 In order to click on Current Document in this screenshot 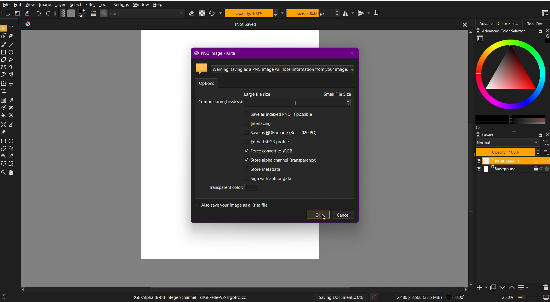, I will do `click(246, 24)`.